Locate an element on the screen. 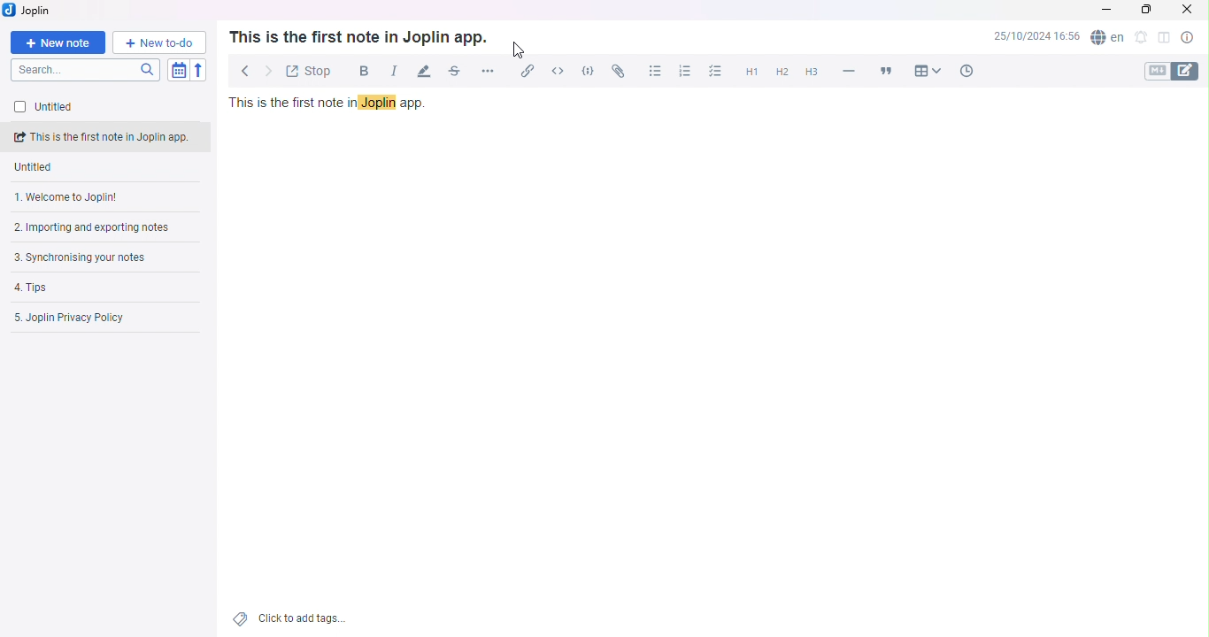 The height and width of the screenshot is (637, 1209). Text in note is located at coordinates (335, 104).